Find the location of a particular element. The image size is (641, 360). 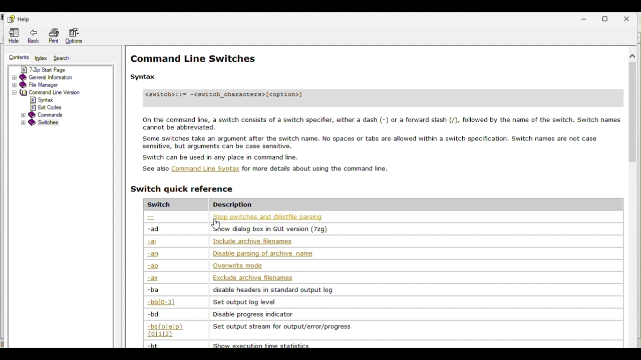

General information is located at coordinates (62, 77).